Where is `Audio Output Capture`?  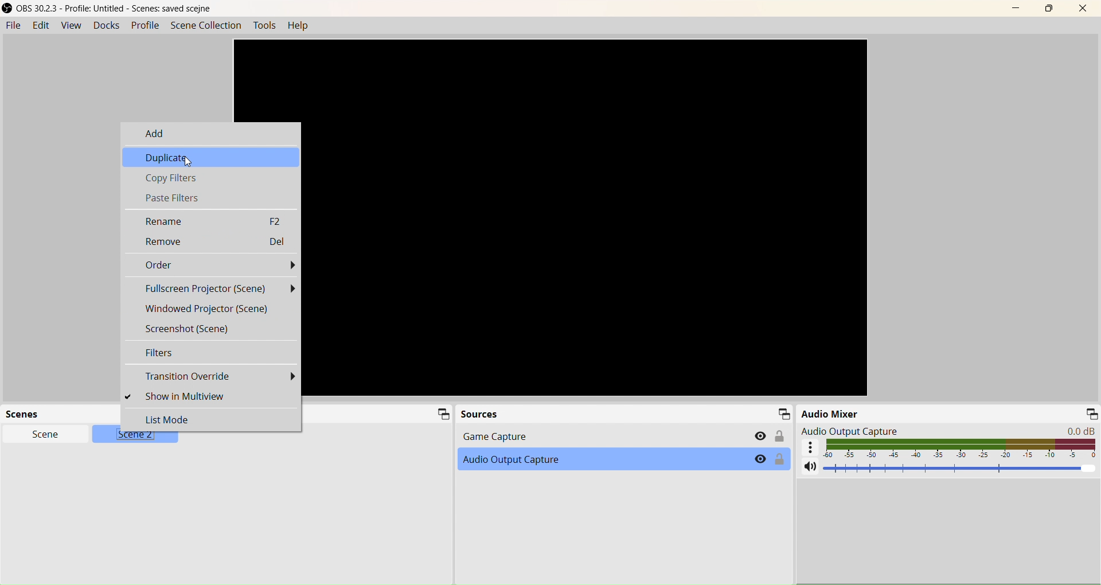
Audio Output Capture is located at coordinates (623, 458).